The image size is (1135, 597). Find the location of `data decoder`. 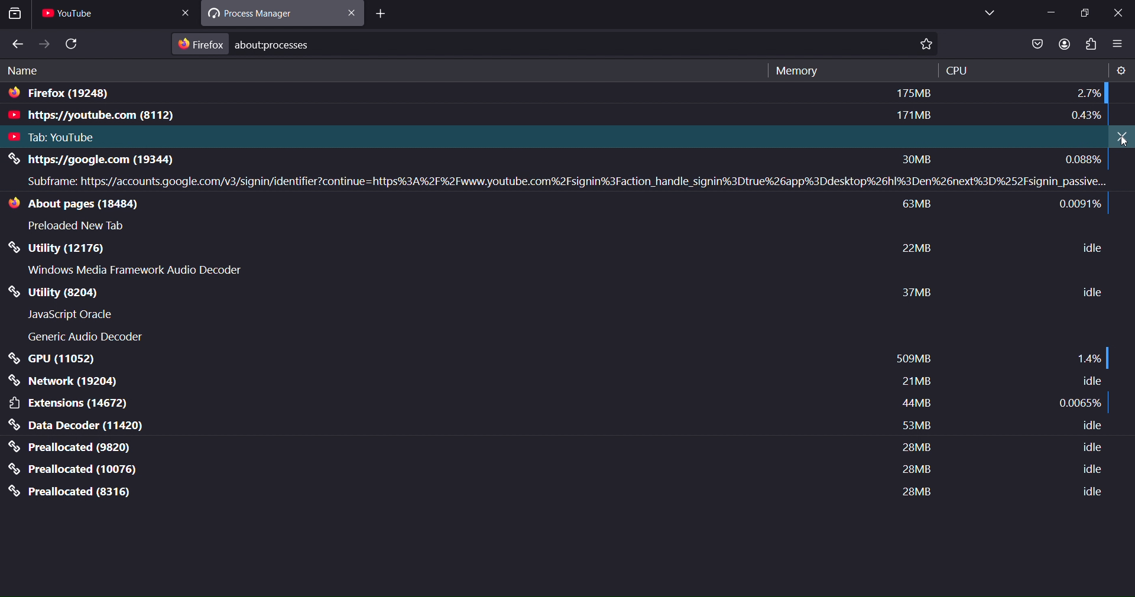

data decoder is located at coordinates (77, 426).